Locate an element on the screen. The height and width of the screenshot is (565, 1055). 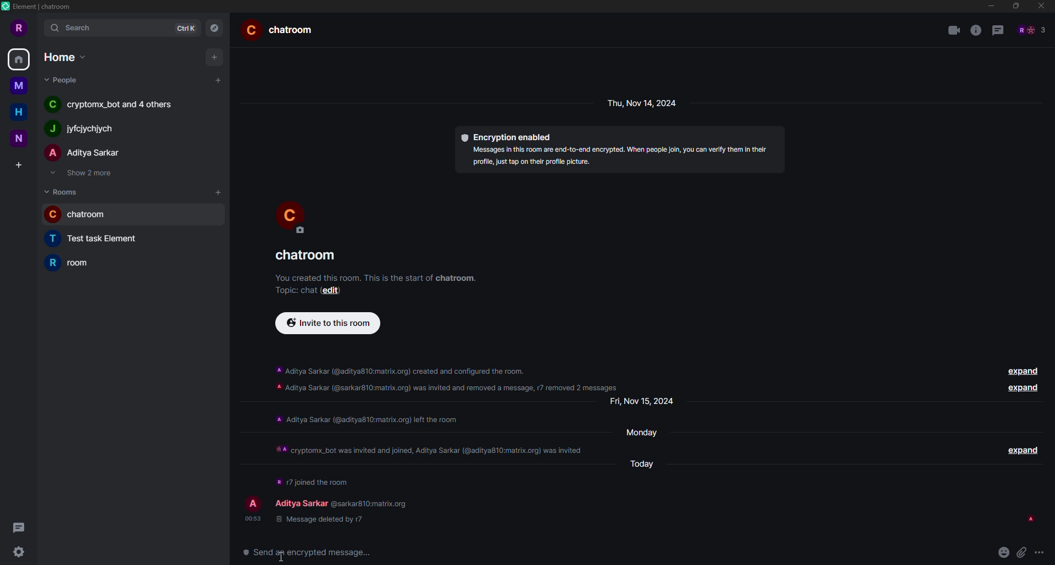
encryption enabled is located at coordinates (508, 136).